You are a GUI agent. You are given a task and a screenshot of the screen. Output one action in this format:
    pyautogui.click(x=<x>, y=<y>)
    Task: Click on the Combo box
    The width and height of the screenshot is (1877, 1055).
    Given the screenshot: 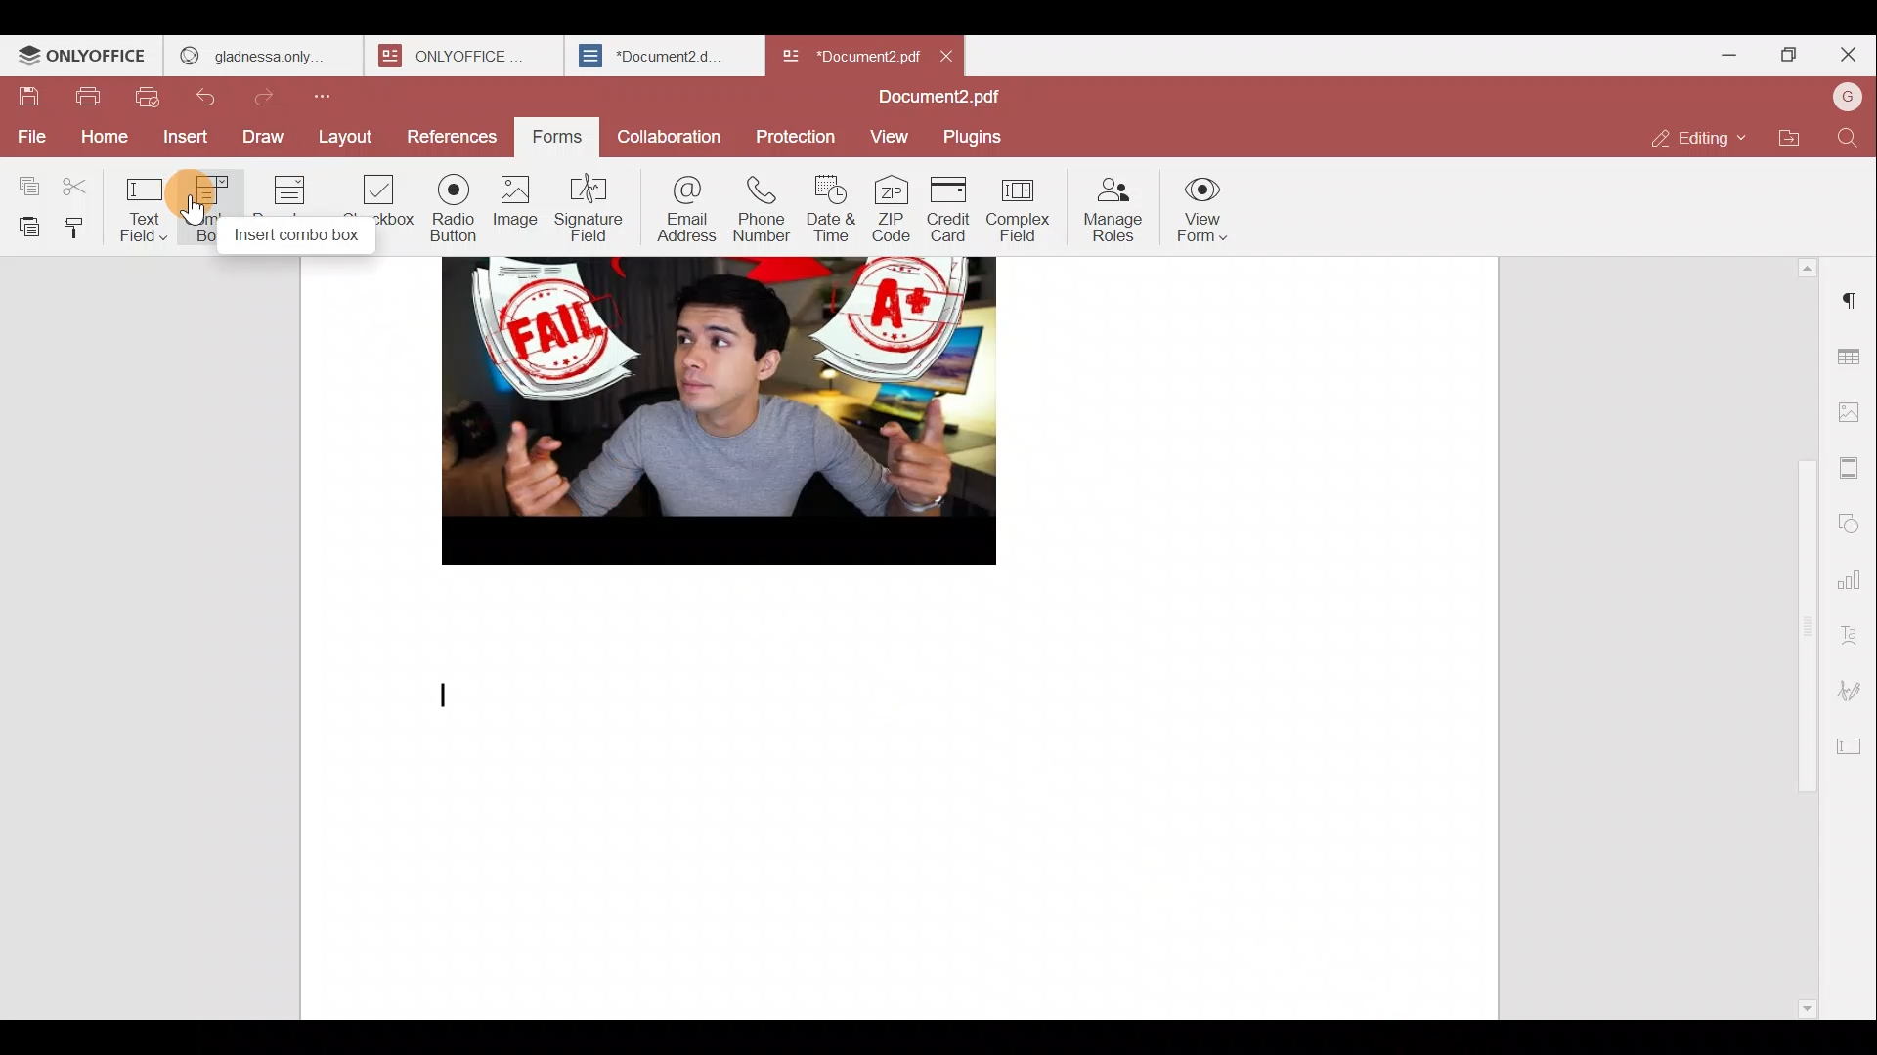 What is the action you would take?
    pyautogui.click(x=216, y=190)
    